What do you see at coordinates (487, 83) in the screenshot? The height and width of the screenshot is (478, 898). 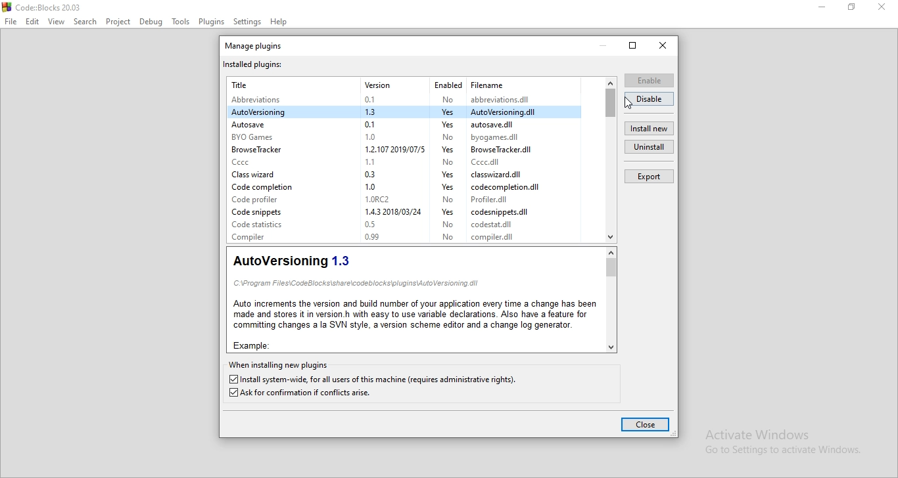 I see `Filename` at bounding box center [487, 83].